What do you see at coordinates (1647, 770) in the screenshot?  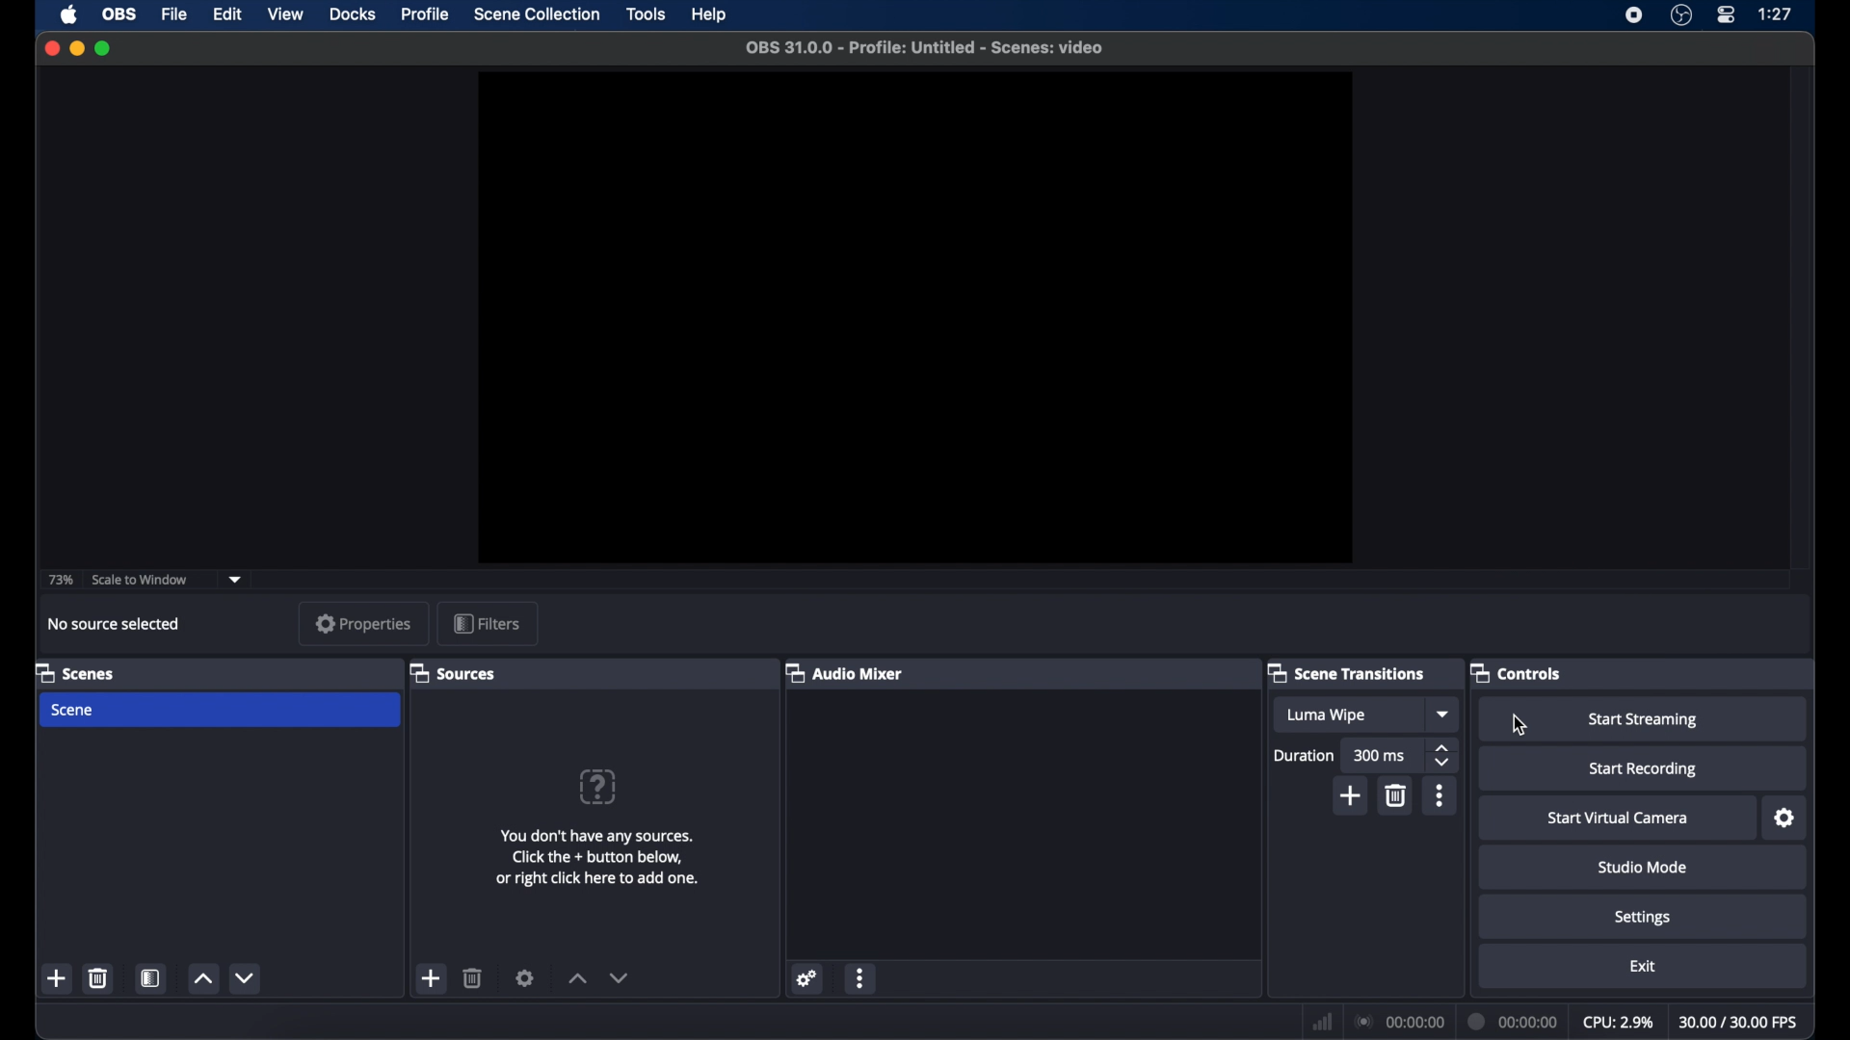 I see `start recording` at bounding box center [1647, 770].